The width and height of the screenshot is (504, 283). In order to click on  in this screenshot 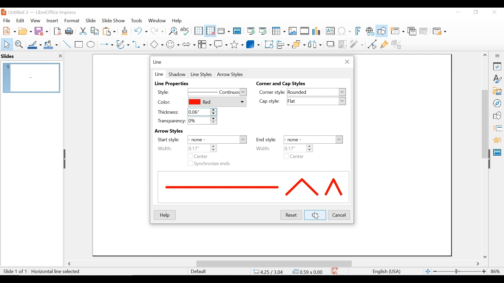, I will do `click(204, 44)`.